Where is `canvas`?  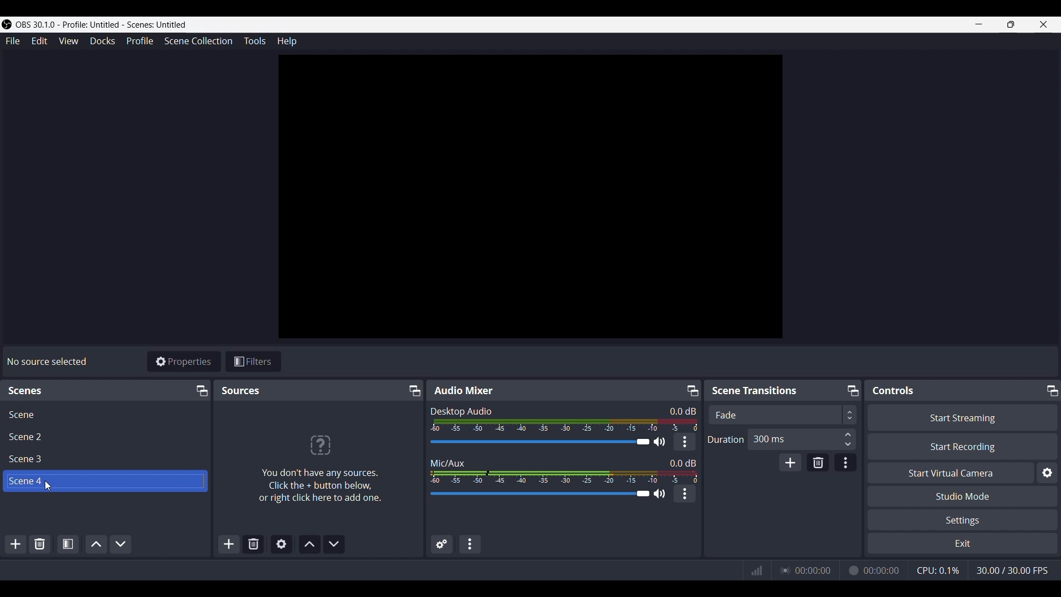
canvas is located at coordinates (532, 196).